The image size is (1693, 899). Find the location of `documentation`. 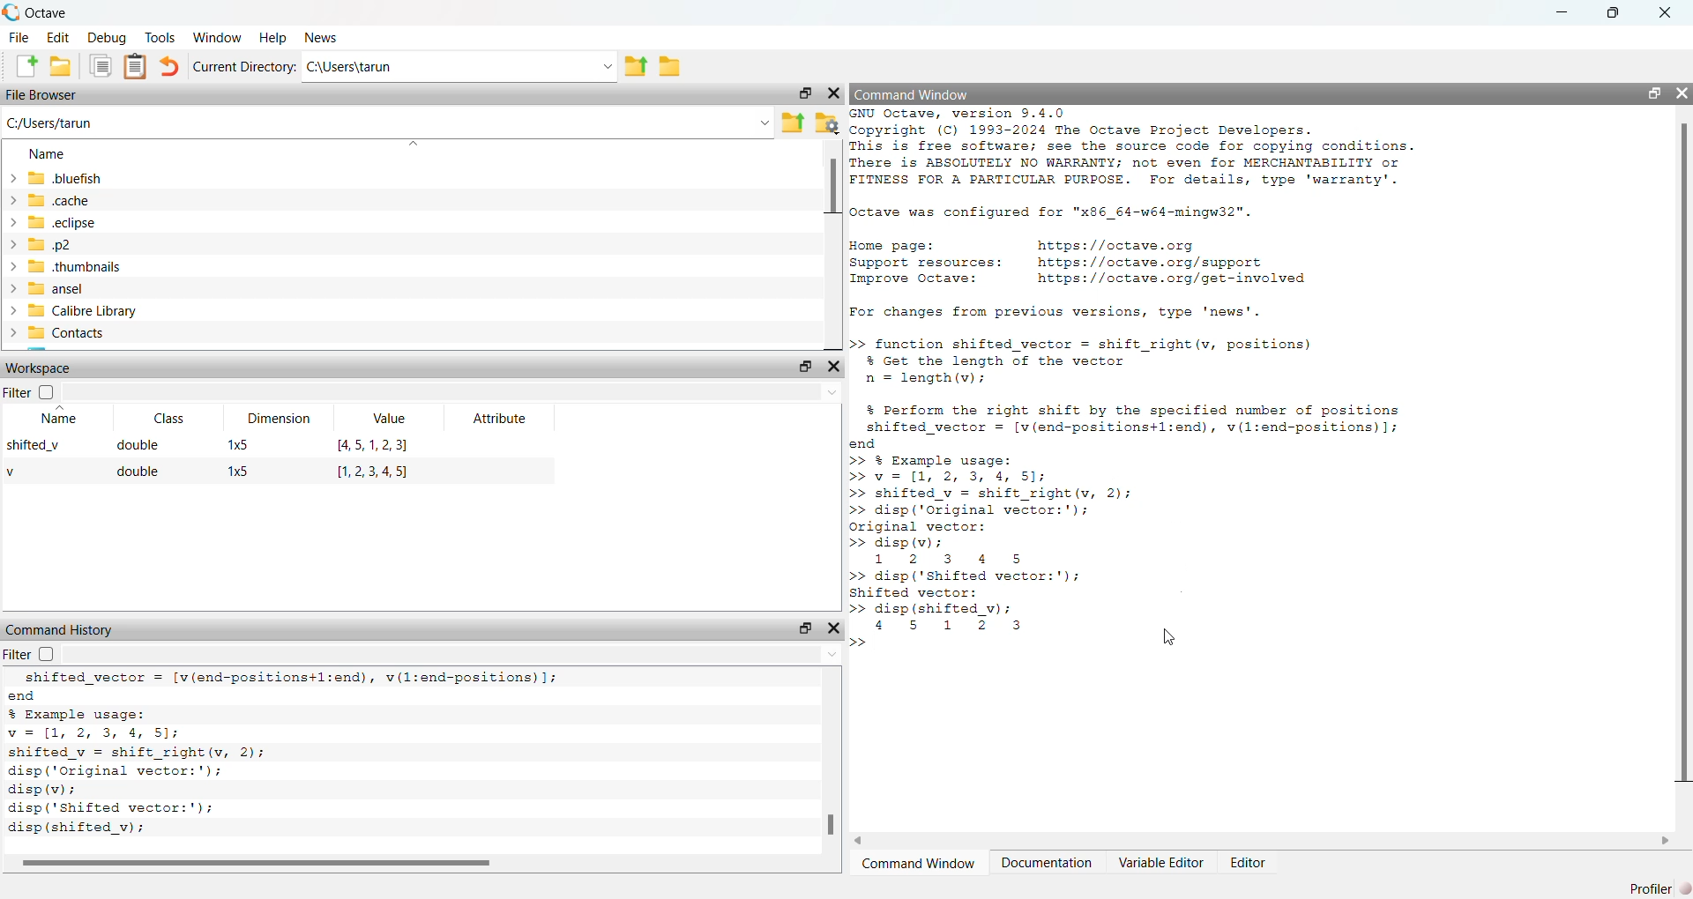

documentation is located at coordinates (1044, 865).